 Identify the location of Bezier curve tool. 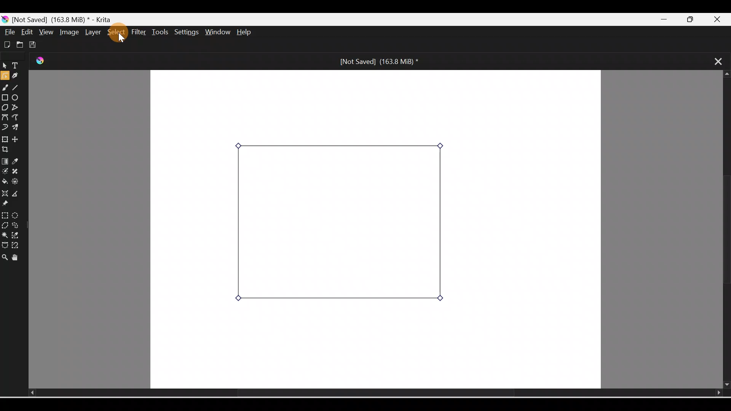
(5, 117).